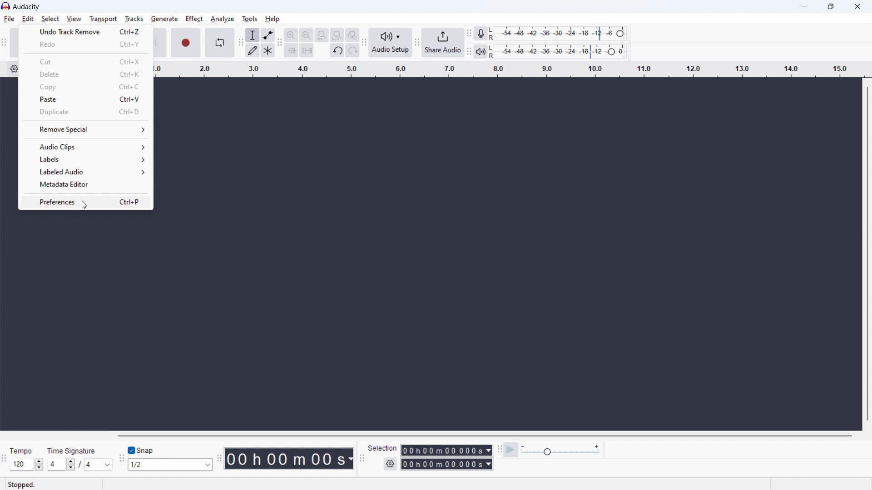 This screenshot has height=490, width=872. I want to click on close, so click(857, 7).